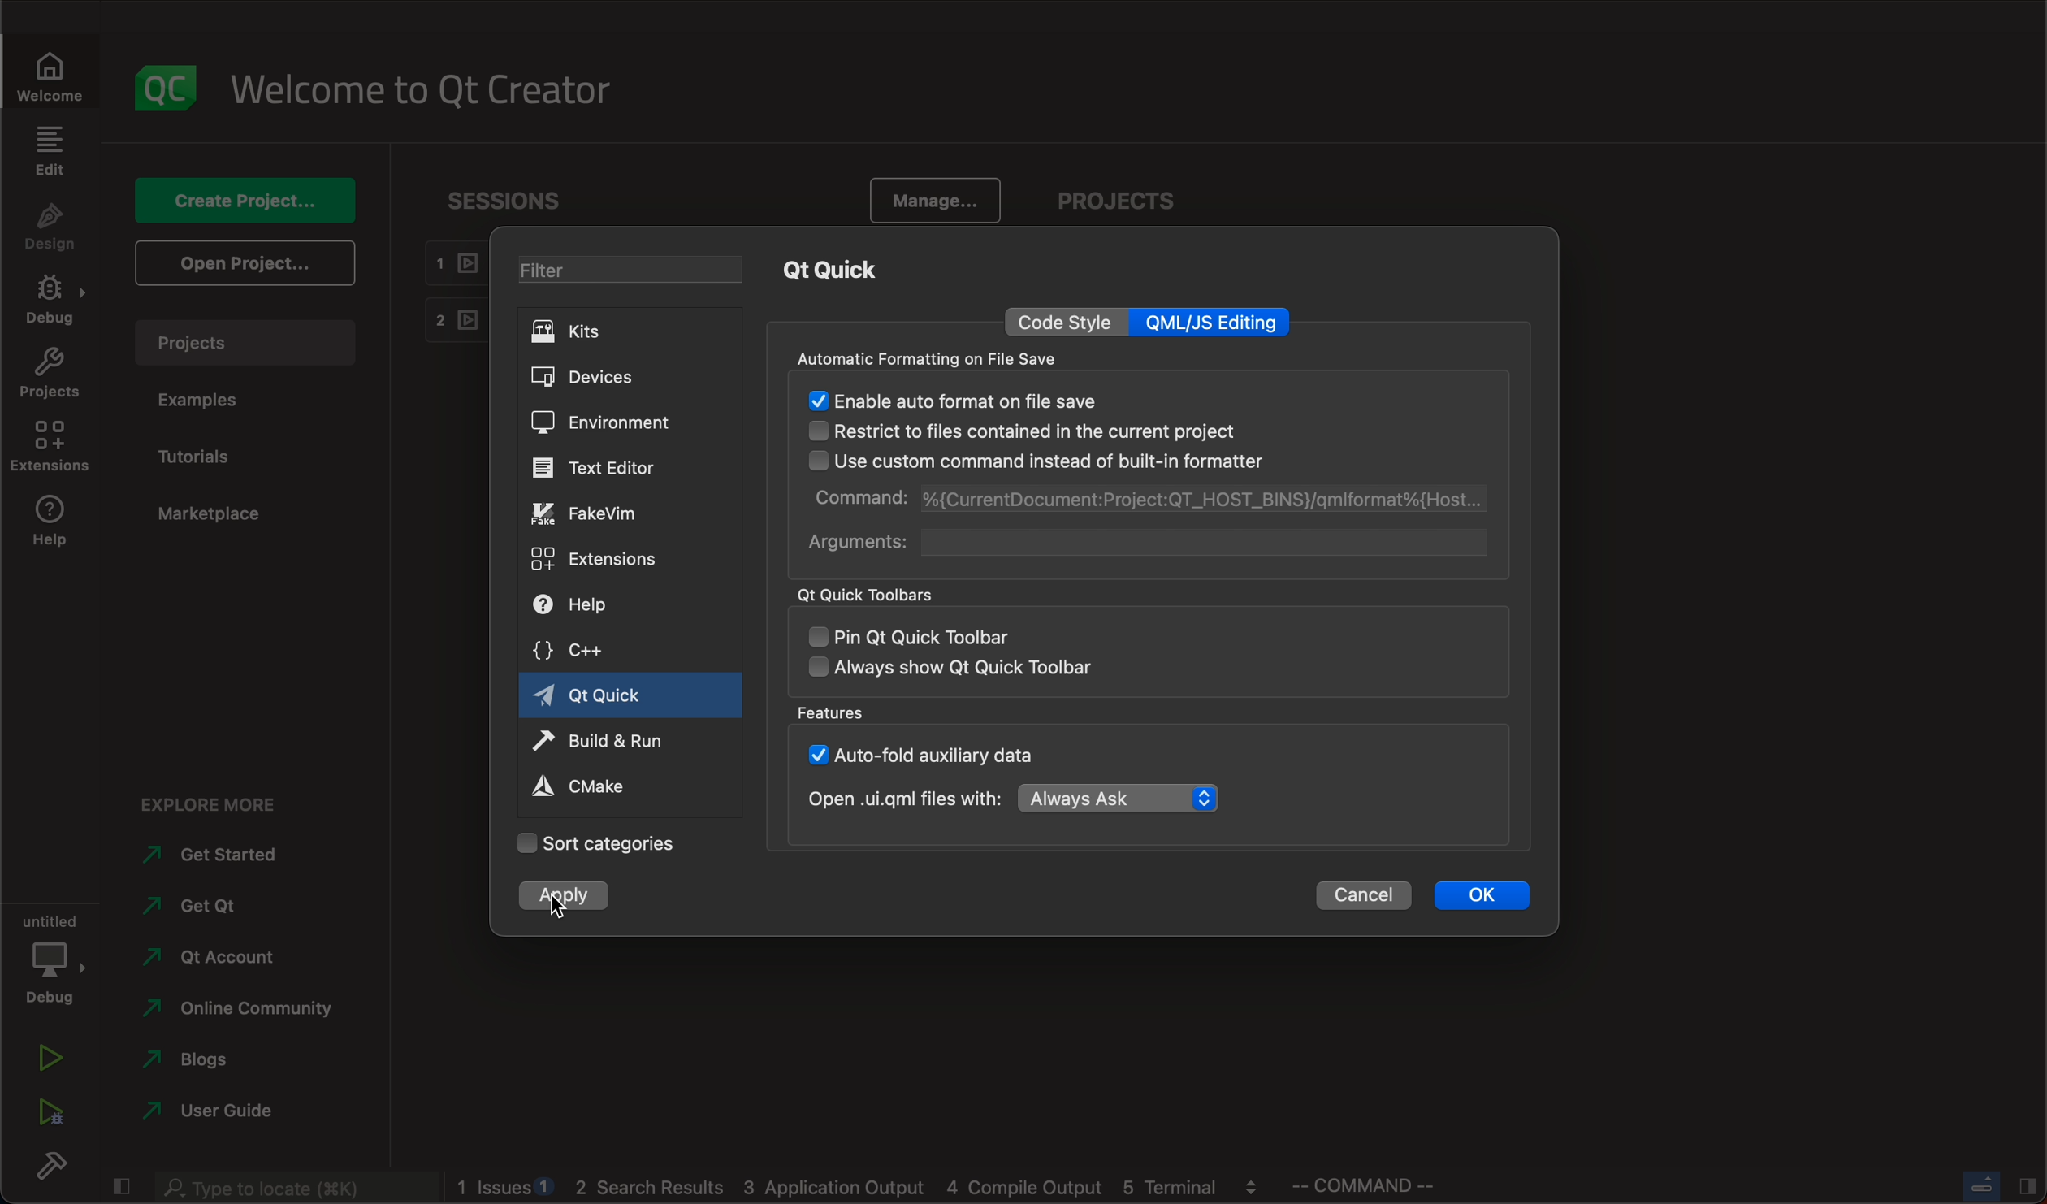 The width and height of the screenshot is (2047, 1204). Describe the element at coordinates (1381, 1186) in the screenshot. I see `command` at that location.